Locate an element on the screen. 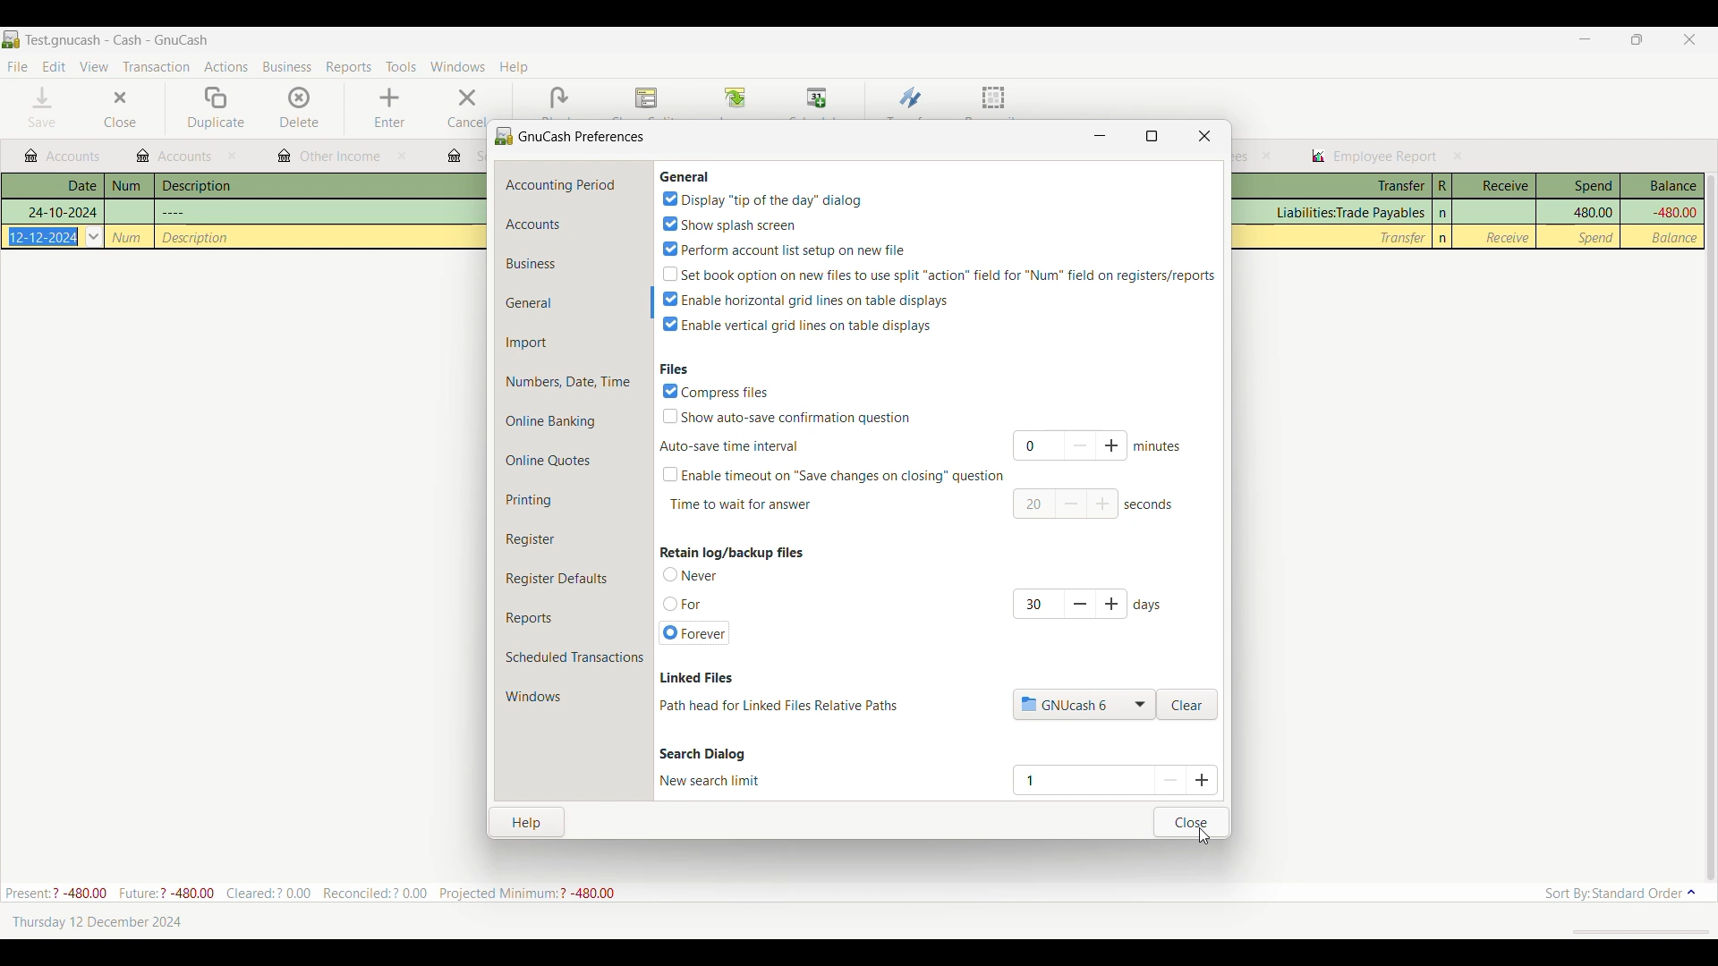  Balance column is located at coordinates (1663, 186).